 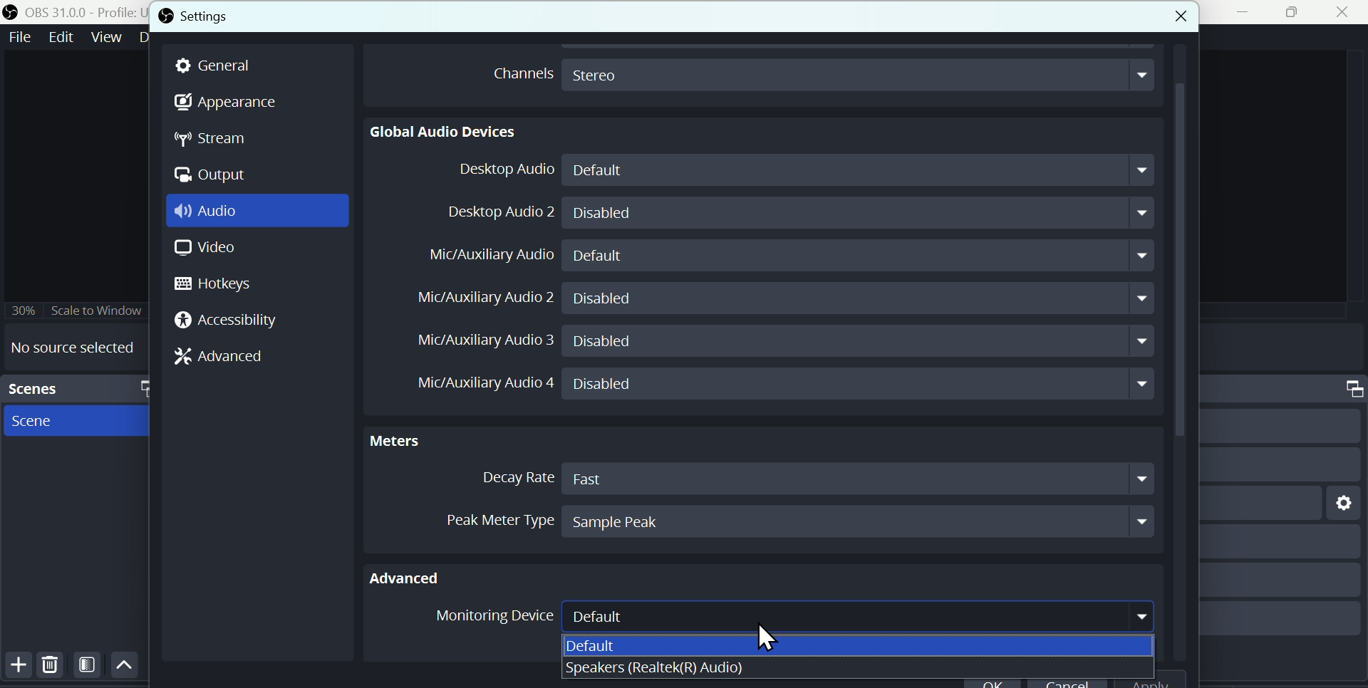 What do you see at coordinates (654, 668) in the screenshot?
I see `Speakers Realtek R audio` at bounding box center [654, 668].